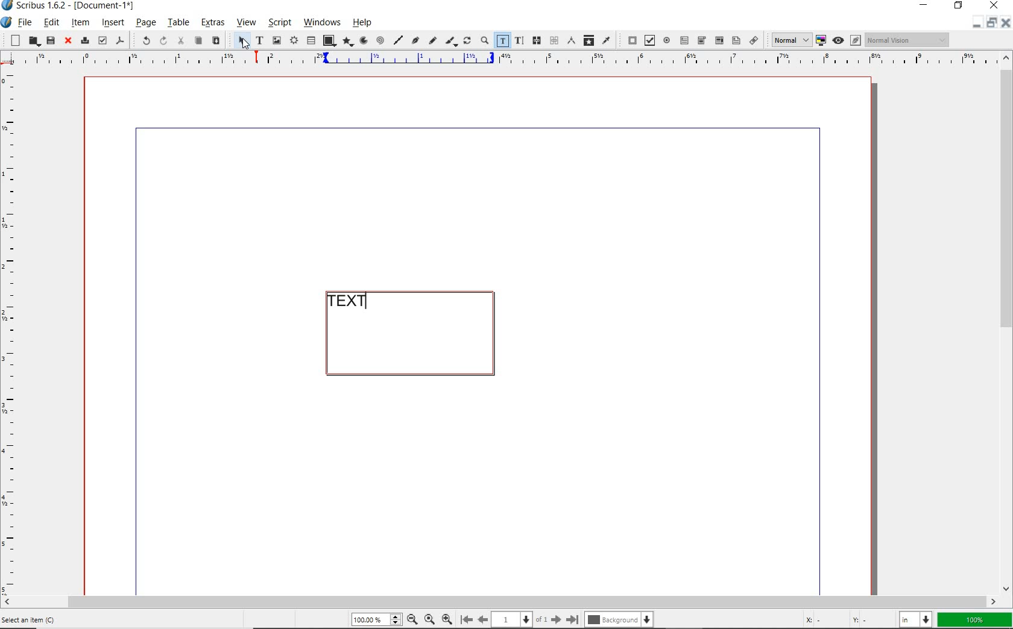 The image size is (1013, 629). I want to click on pdf radio button, so click(667, 40).